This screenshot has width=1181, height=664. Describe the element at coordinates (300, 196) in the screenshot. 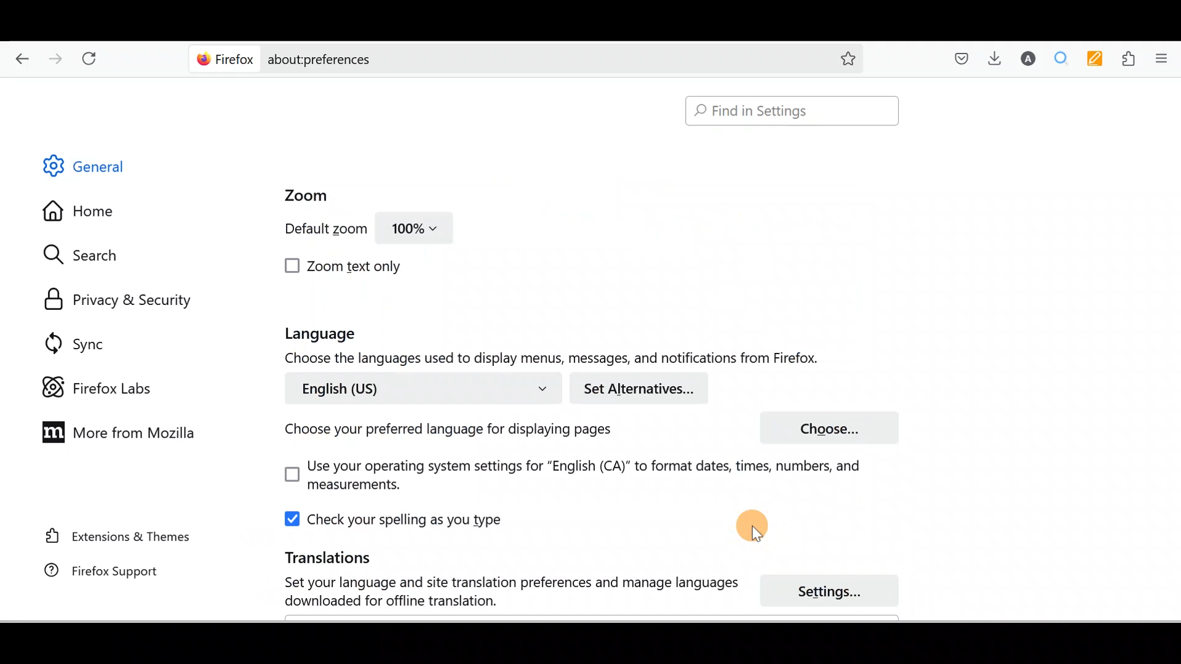

I see `Zoom` at that location.